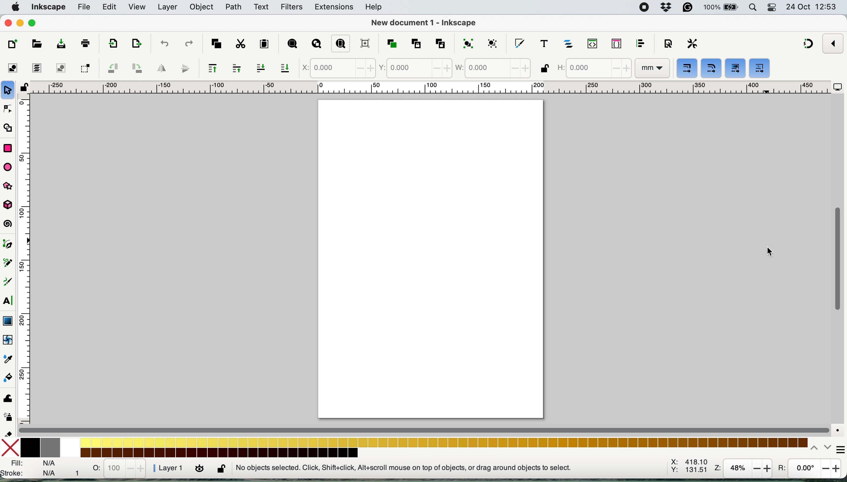 This screenshot has width=847, height=482. What do you see at coordinates (543, 69) in the screenshot?
I see `when locked change height and width by same proportion` at bounding box center [543, 69].